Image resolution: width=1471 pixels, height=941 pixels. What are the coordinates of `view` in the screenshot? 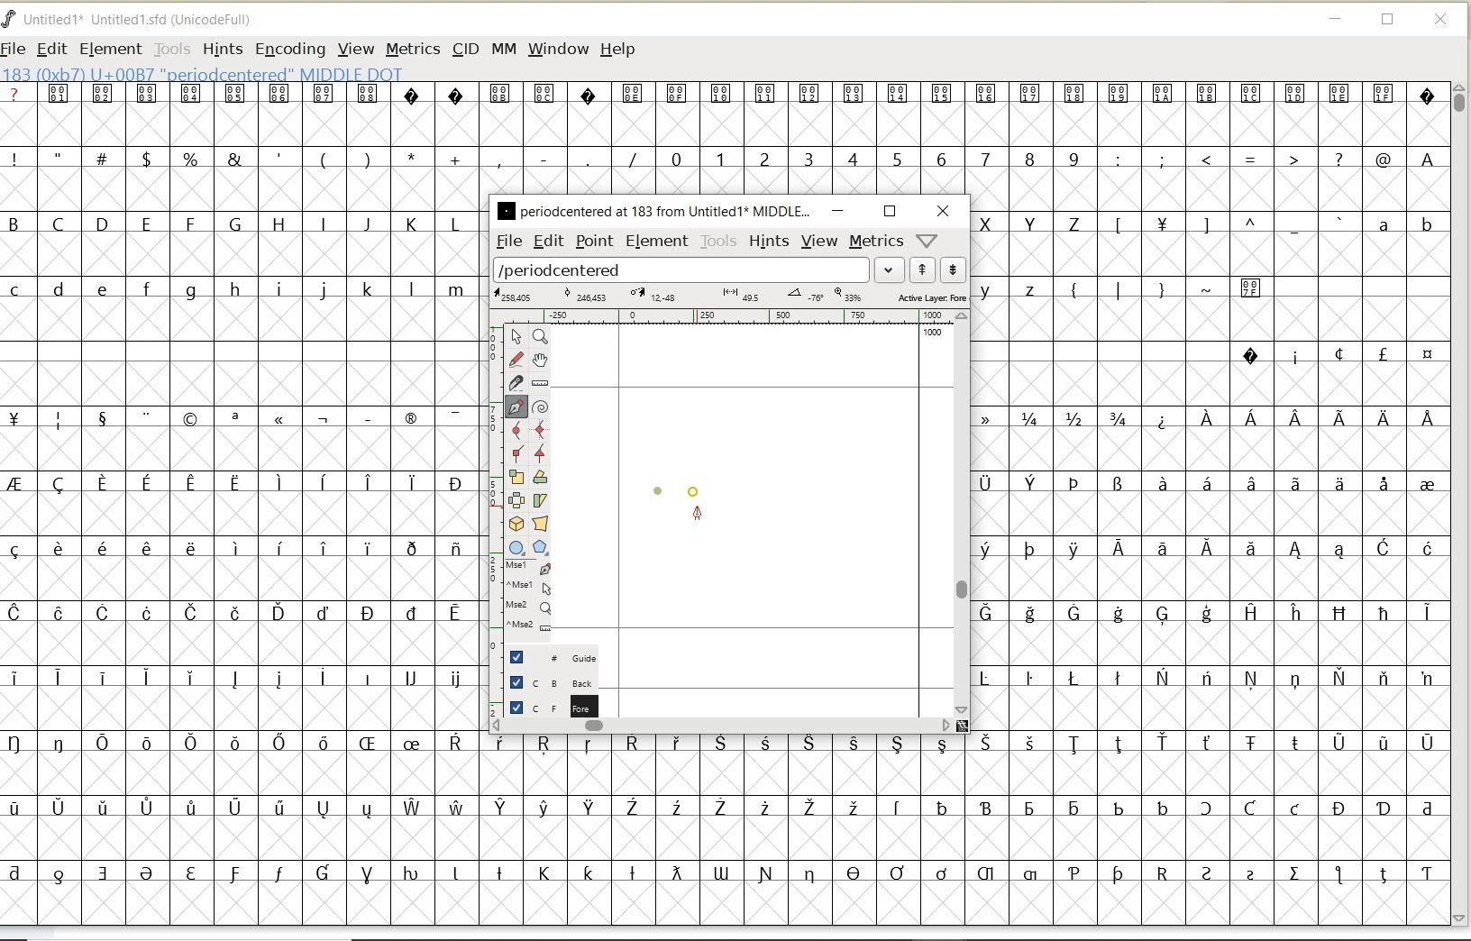 It's located at (820, 241).